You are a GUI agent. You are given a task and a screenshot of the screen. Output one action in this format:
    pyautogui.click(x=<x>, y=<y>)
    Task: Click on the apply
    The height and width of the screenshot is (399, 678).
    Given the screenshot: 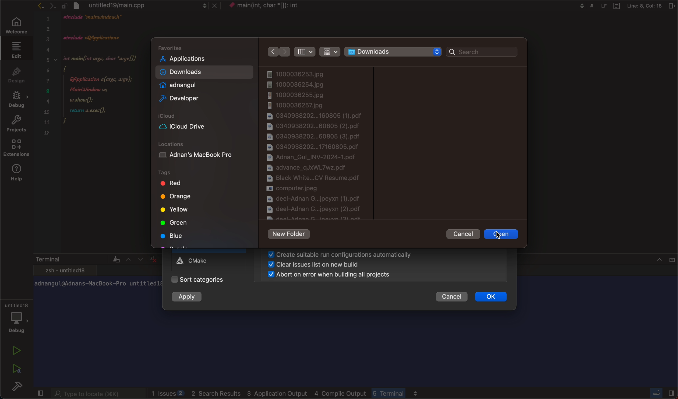 What is the action you would take?
    pyautogui.click(x=192, y=297)
    